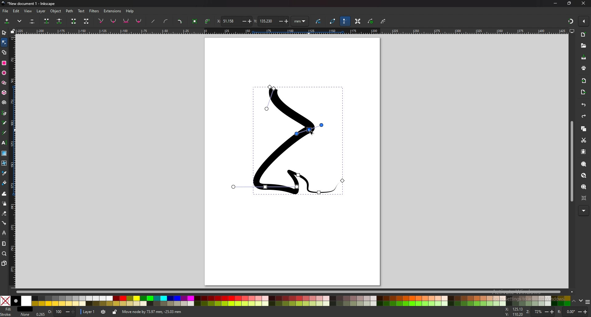 The width and height of the screenshot is (591, 317). Describe the element at coordinates (88, 311) in the screenshot. I see `layer` at that location.